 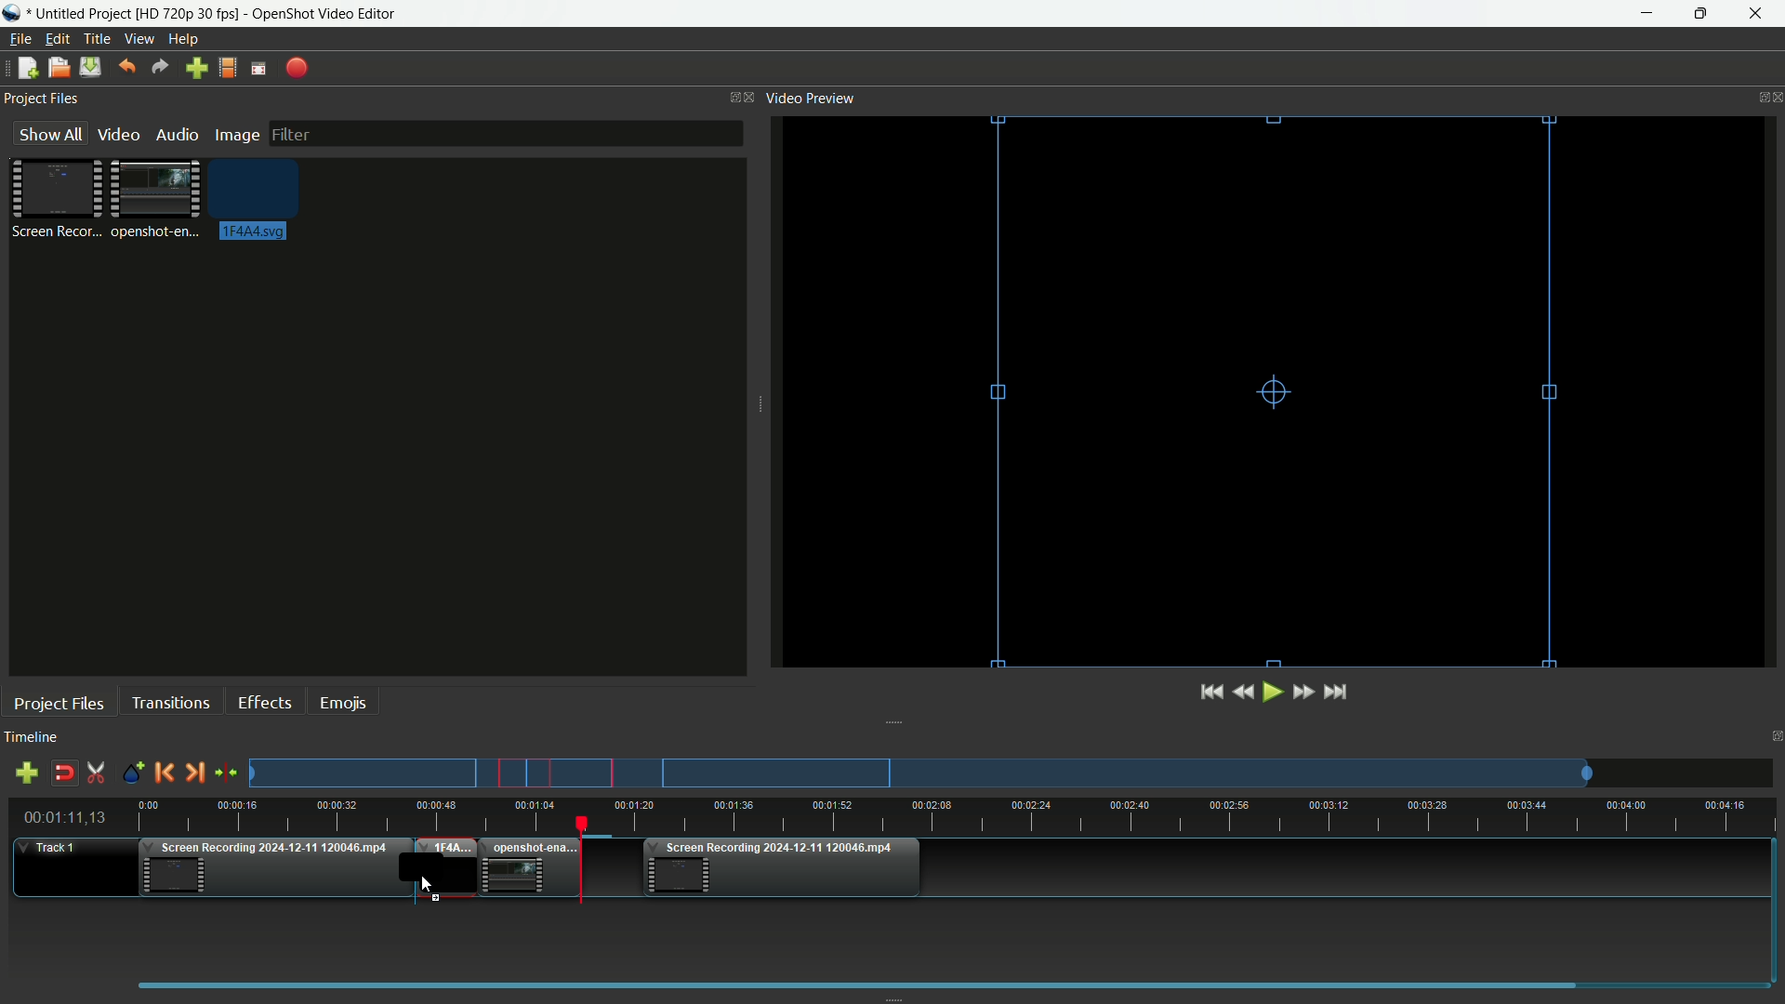 What do you see at coordinates (15, 13) in the screenshot?
I see `App icon` at bounding box center [15, 13].